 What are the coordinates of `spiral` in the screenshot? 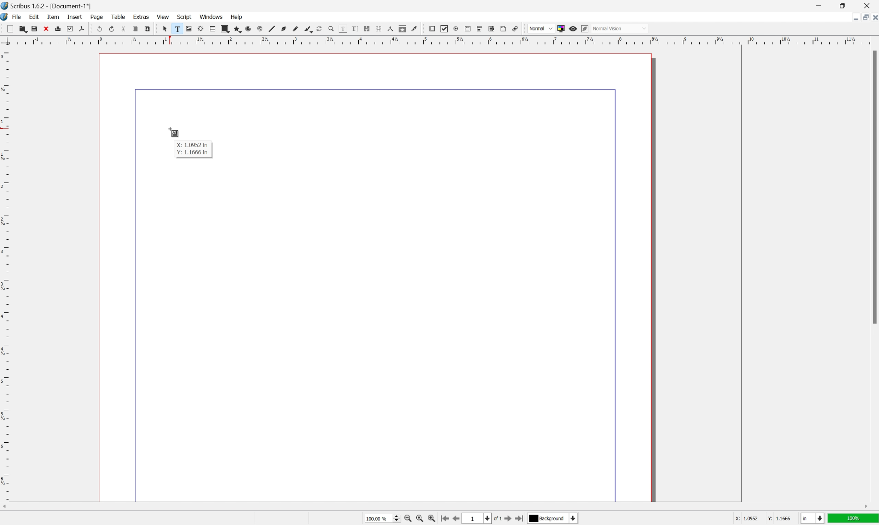 It's located at (250, 29).